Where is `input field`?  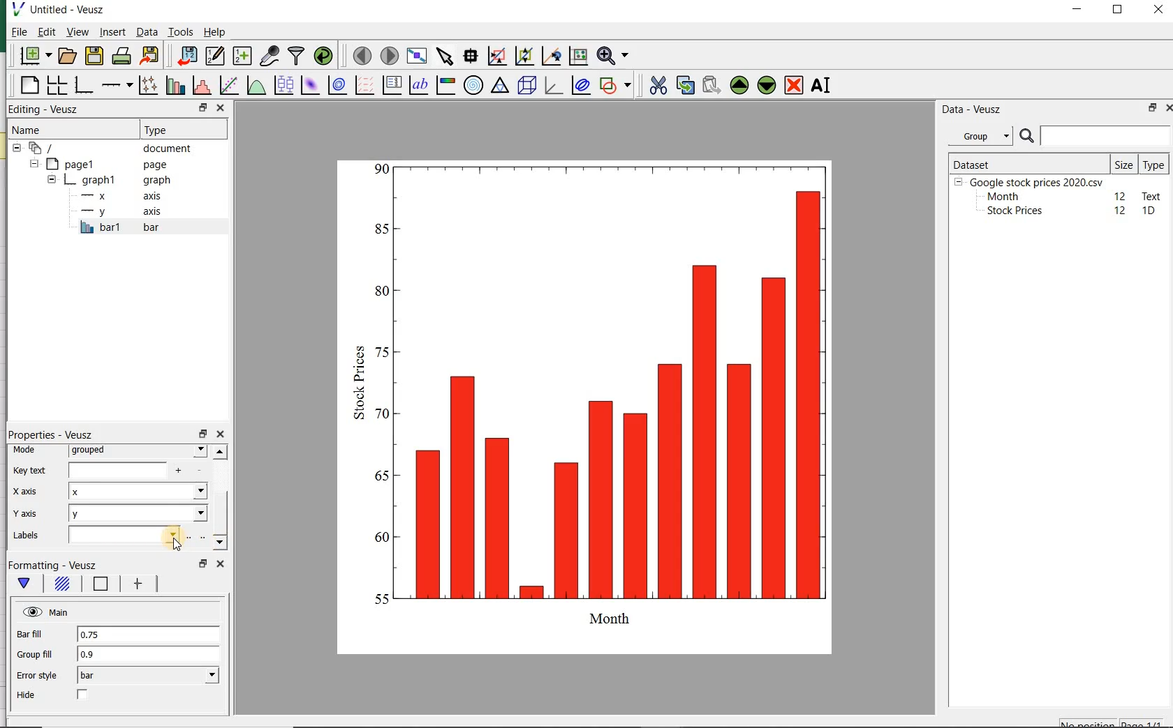 input field is located at coordinates (118, 469).